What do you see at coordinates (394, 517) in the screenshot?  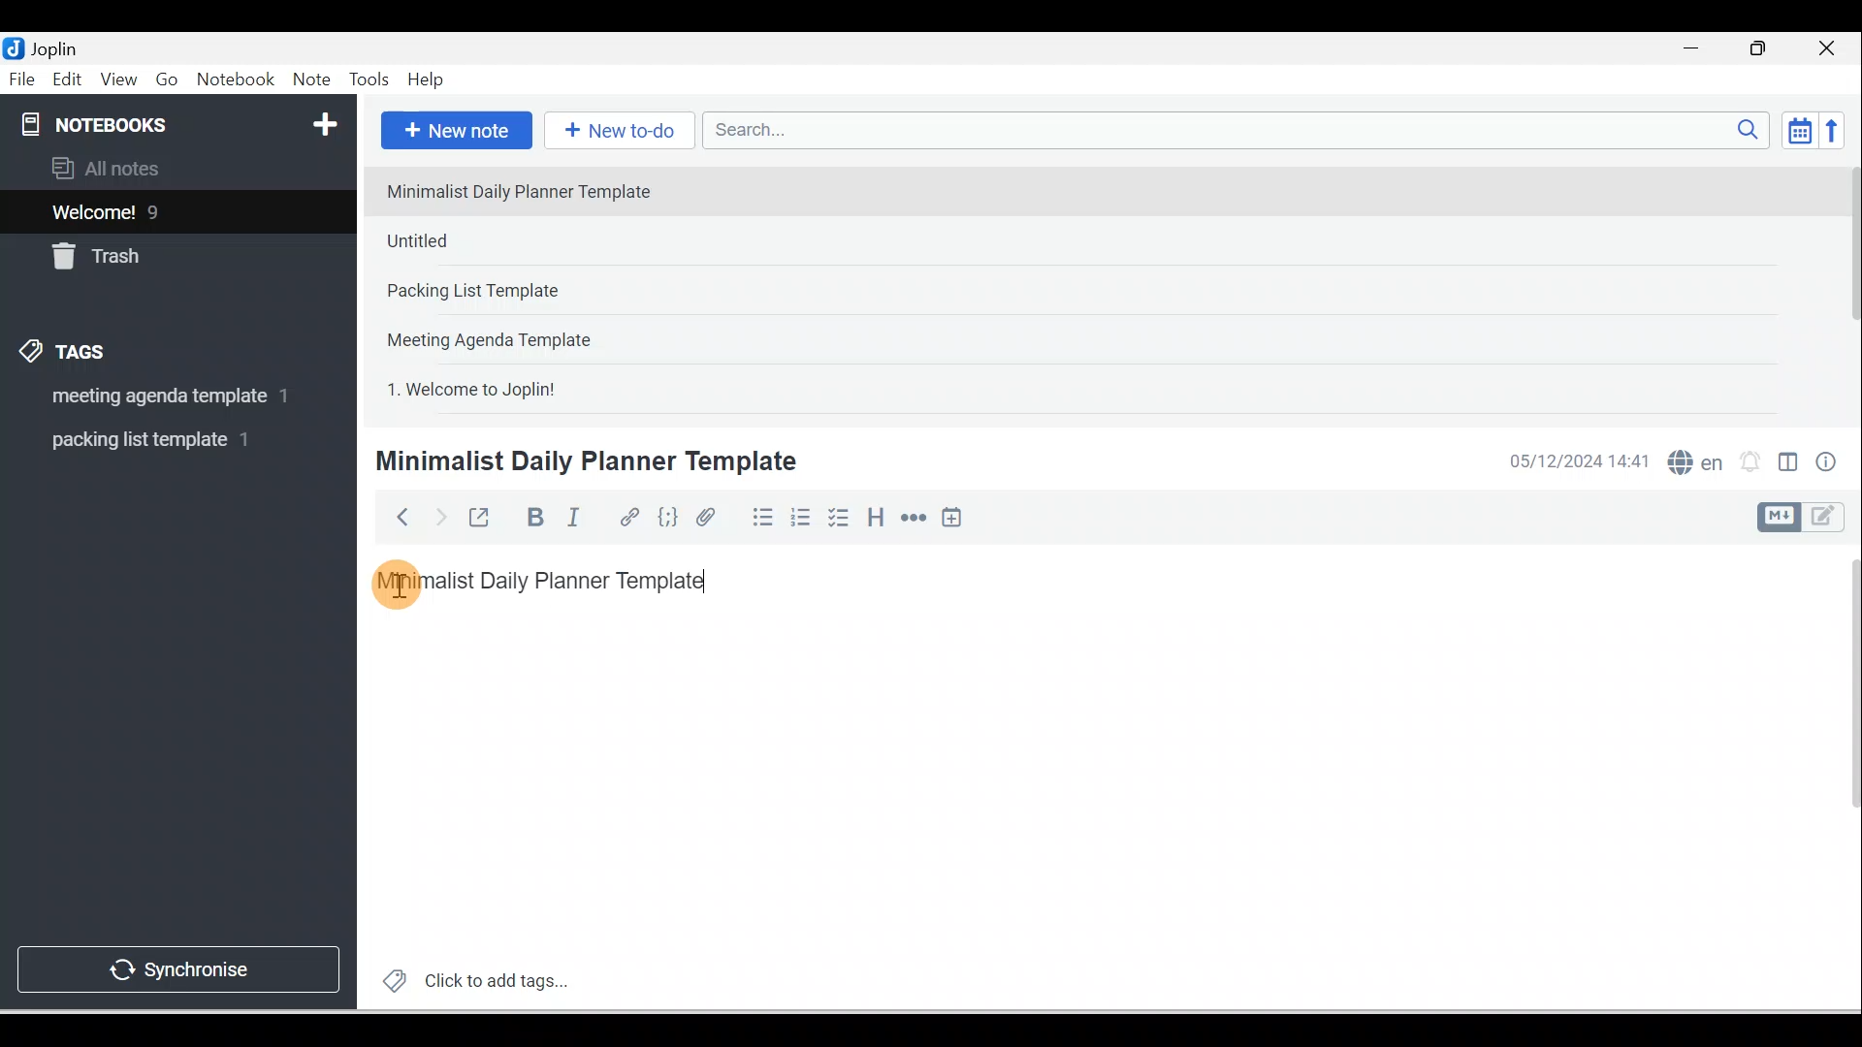 I see `Back` at bounding box center [394, 517].